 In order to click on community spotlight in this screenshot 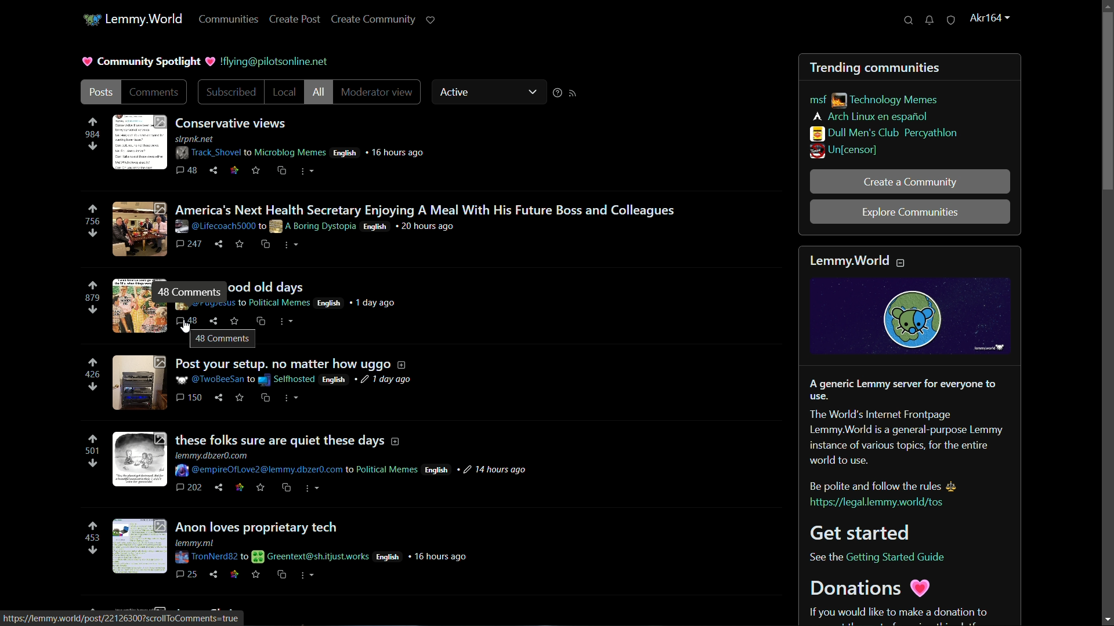, I will do `click(149, 61)`.